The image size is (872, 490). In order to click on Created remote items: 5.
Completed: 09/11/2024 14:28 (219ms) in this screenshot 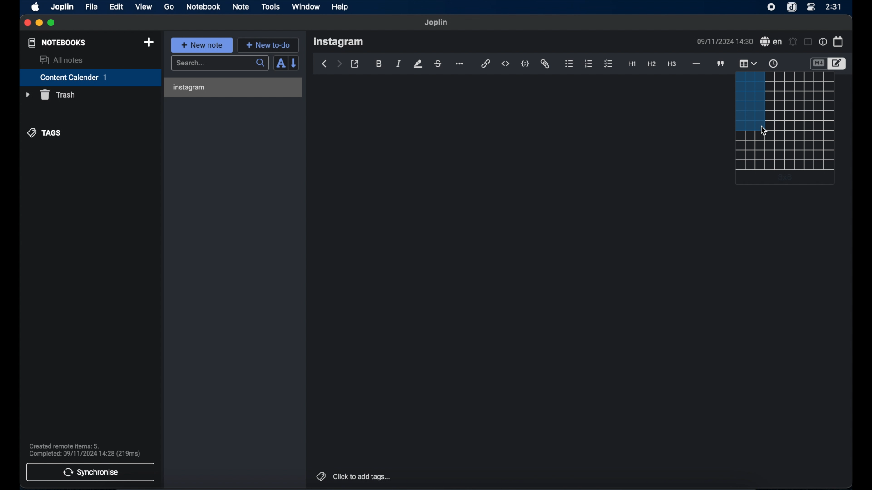, I will do `click(85, 447)`.